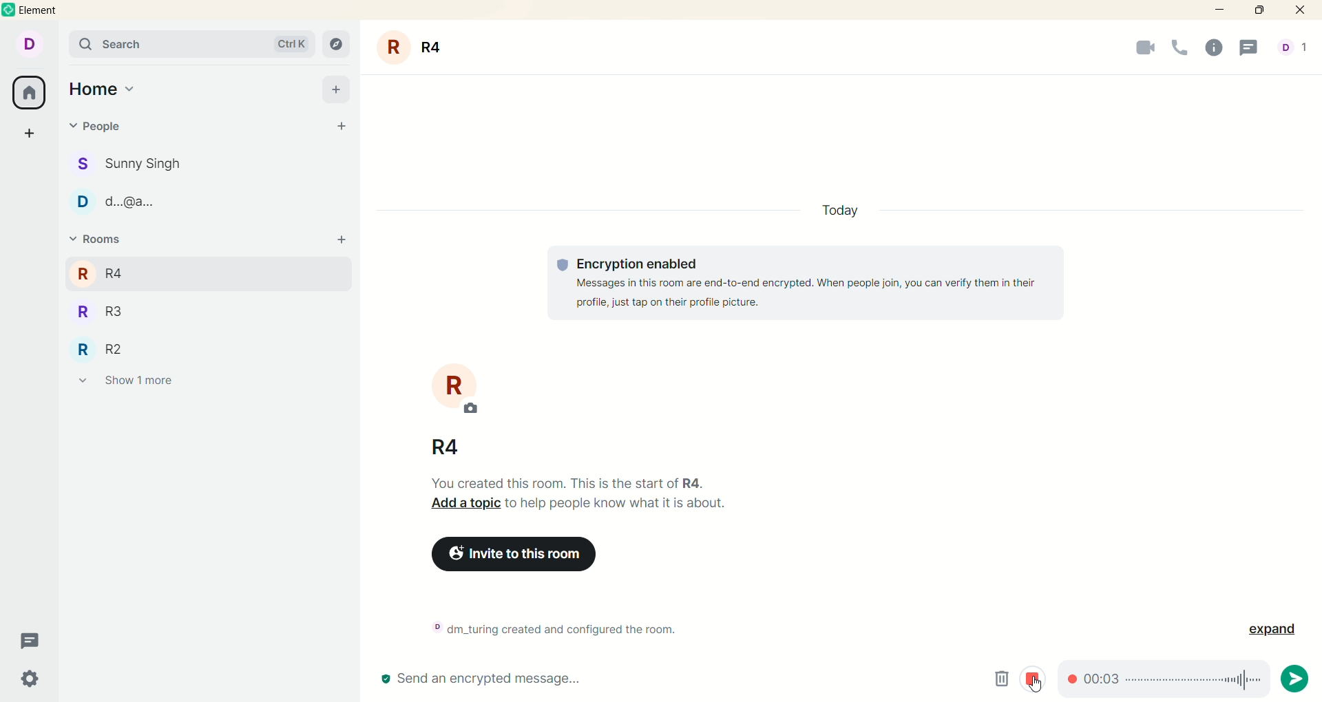 This screenshot has width=1322, height=702. Describe the element at coordinates (30, 94) in the screenshot. I see `all rooms` at that location.